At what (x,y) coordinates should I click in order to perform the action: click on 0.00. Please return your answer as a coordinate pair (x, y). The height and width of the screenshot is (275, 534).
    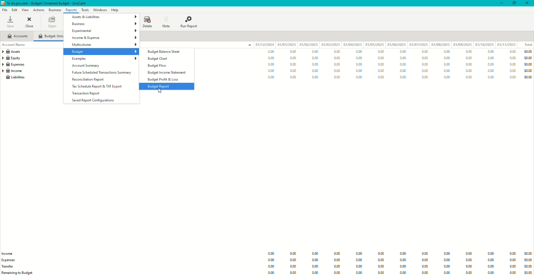
    Looking at the image, I should click on (295, 267).